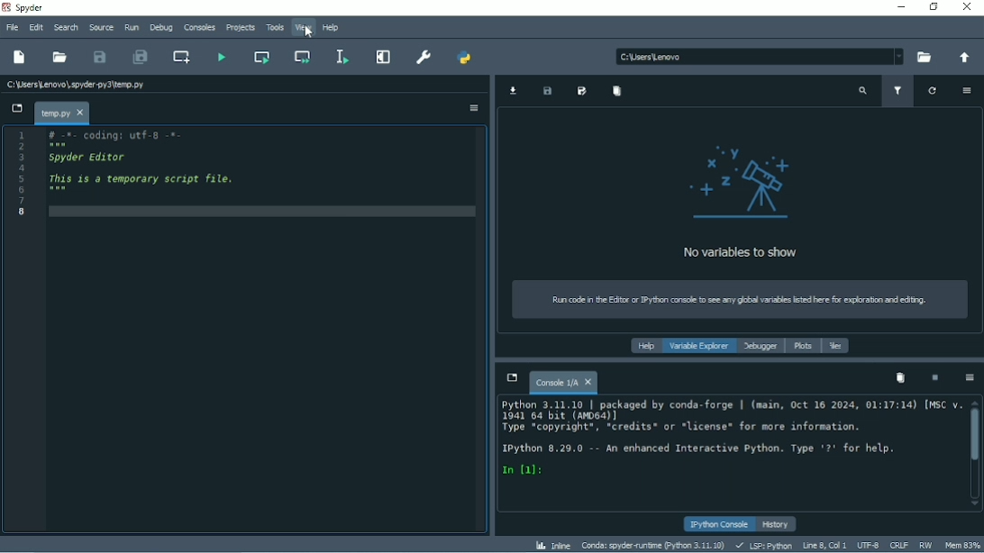 The height and width of the screenshot is (553, 984). What do you see at coordinates (20, 58) in the screenshot?
I see `New file` at bounding box center [20, 58].